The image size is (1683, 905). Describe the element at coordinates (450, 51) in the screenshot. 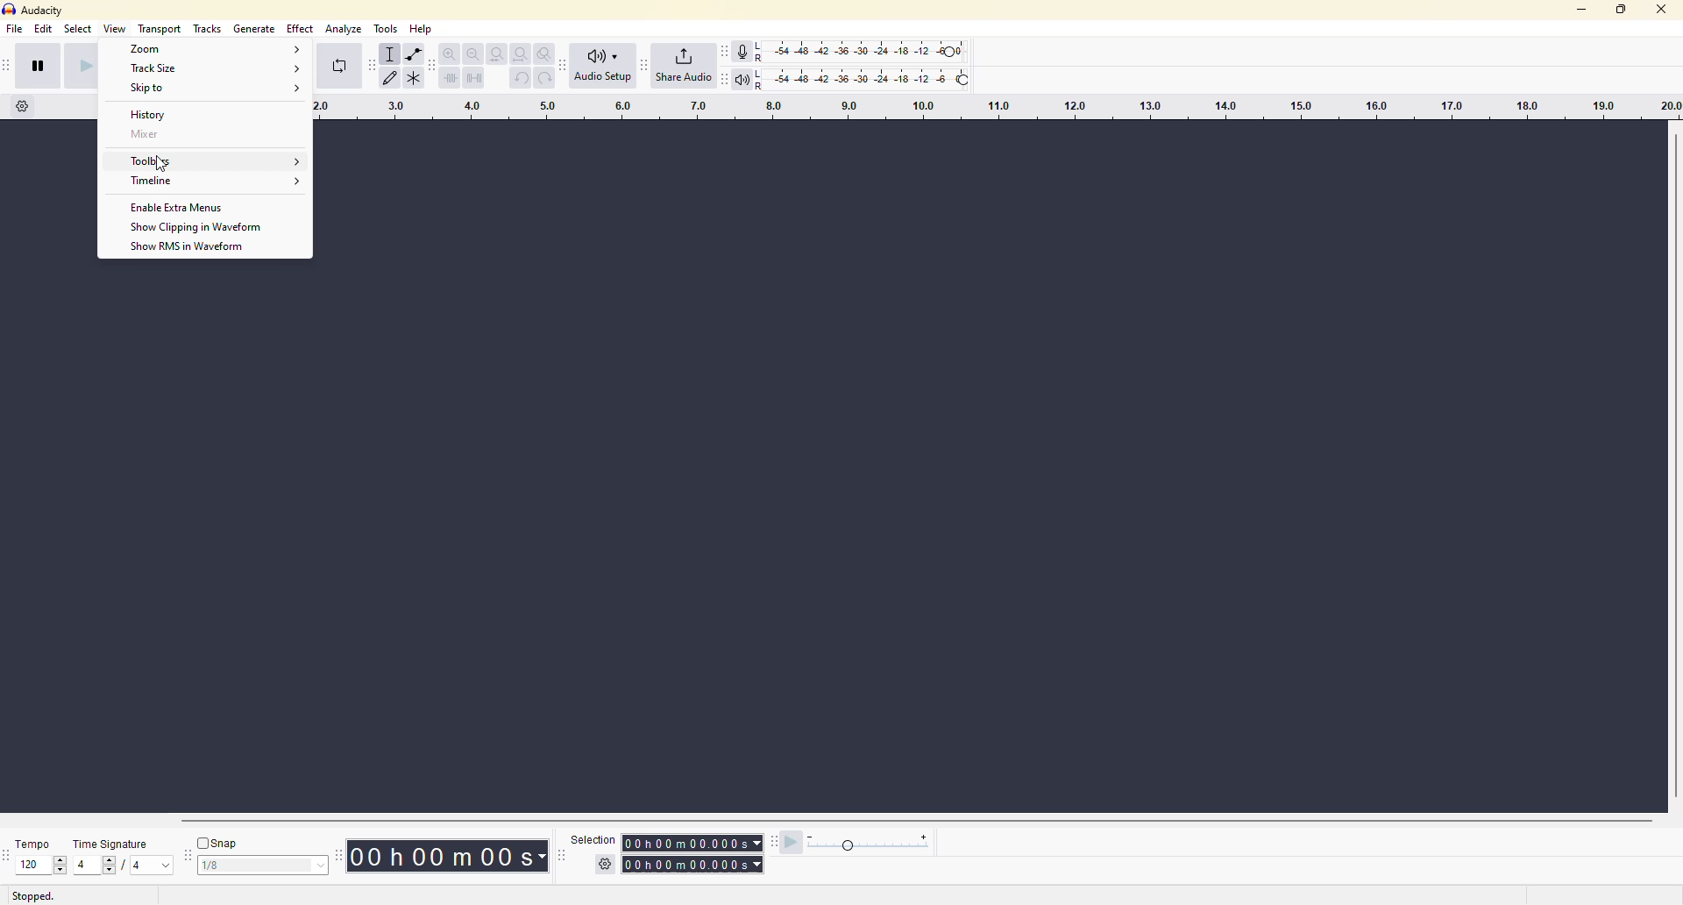

I see `zoom in` at that location.